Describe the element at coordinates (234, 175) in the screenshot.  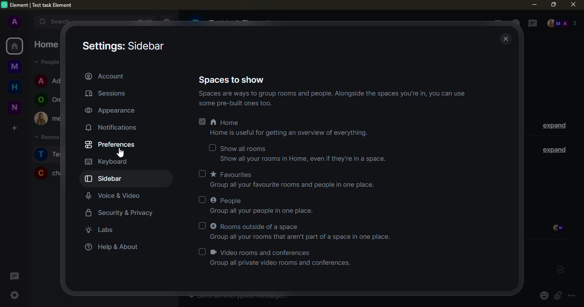
I see `favorites` at that location.